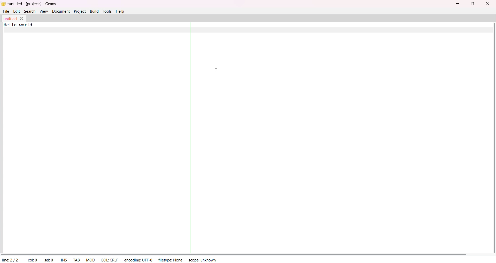 Image resolution: width=496 pixels, height=263 pixels. I want to click on horizontal scroll bar, so click(235, 254).